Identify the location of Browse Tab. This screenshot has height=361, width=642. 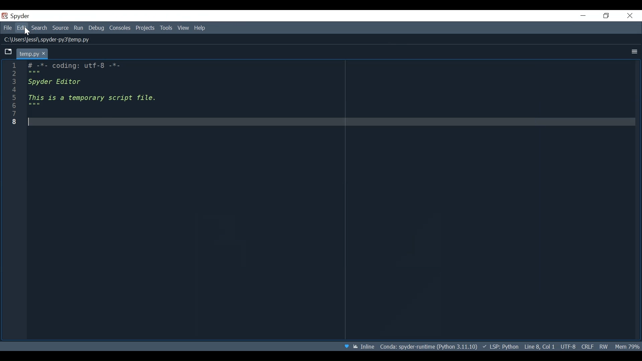
(8, 52).